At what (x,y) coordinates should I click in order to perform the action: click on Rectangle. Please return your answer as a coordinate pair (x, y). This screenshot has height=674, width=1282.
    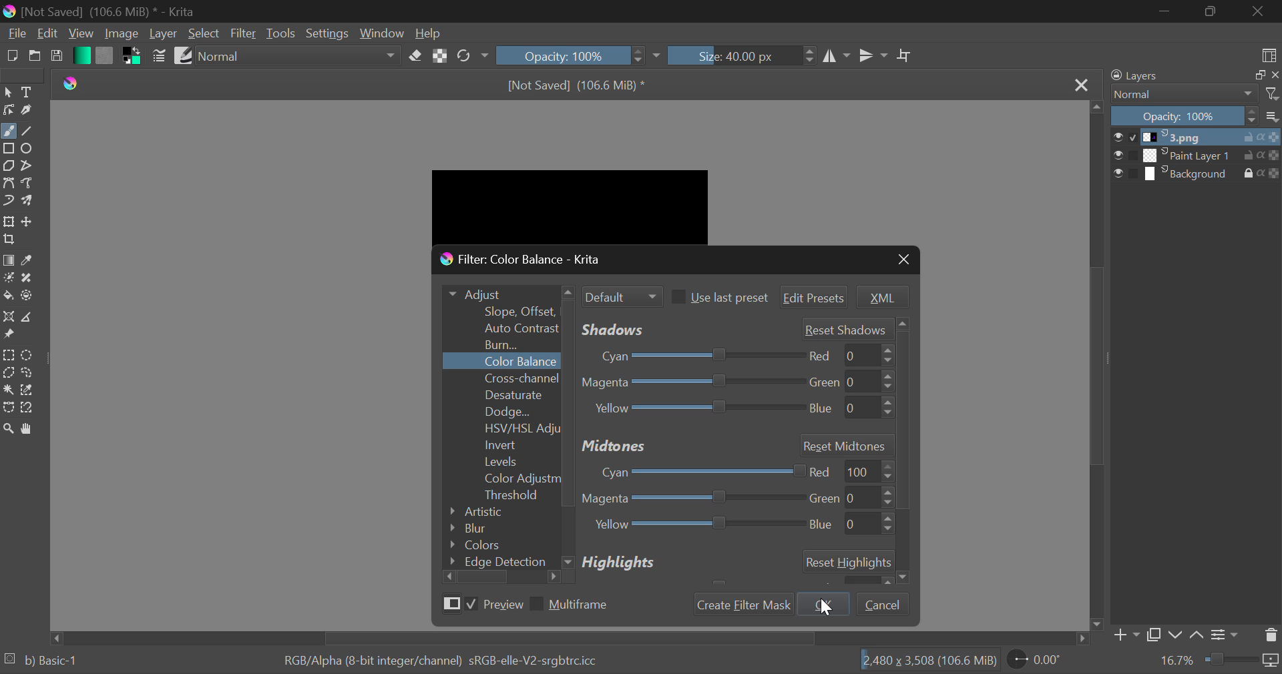
    Looking at the image, I should click on (11, 149).